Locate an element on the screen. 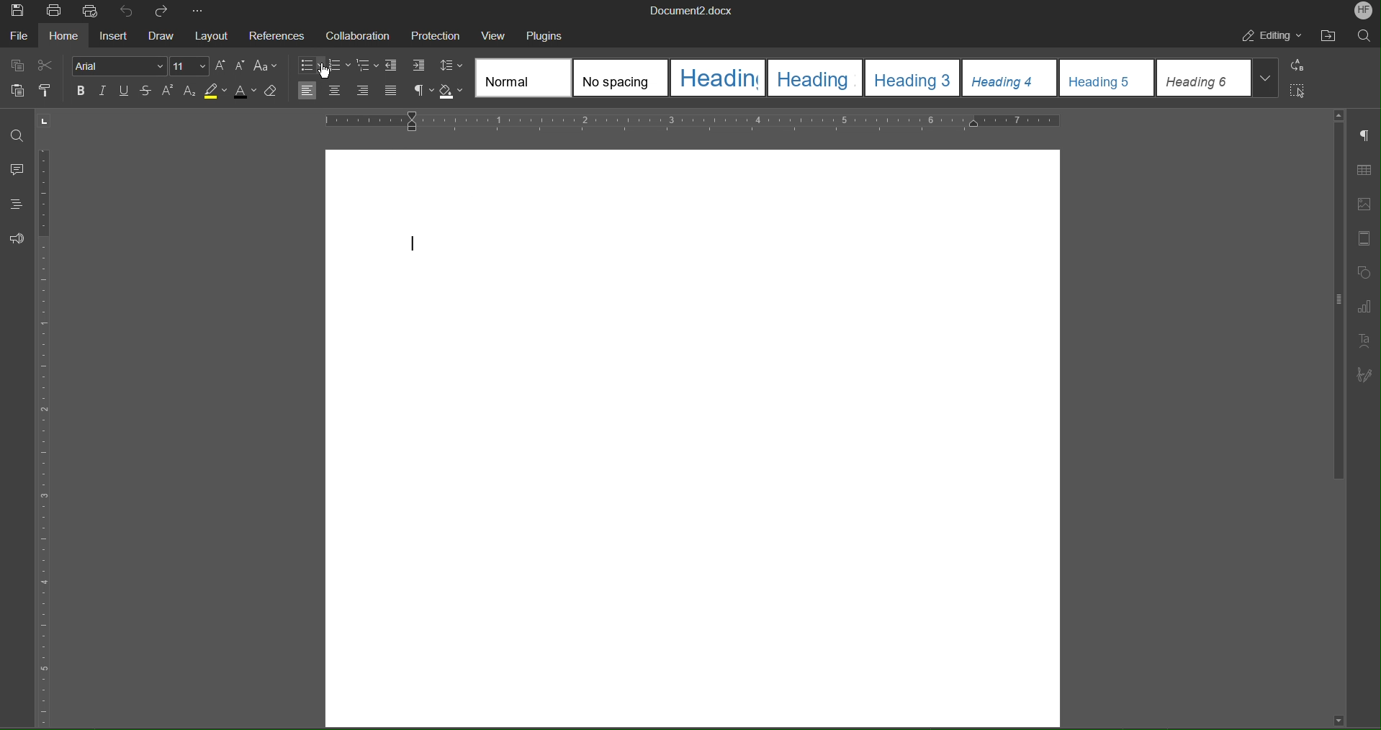 The width and height of the screenshot is (1381, 730). Plugins is located at coordinates (550, 36).